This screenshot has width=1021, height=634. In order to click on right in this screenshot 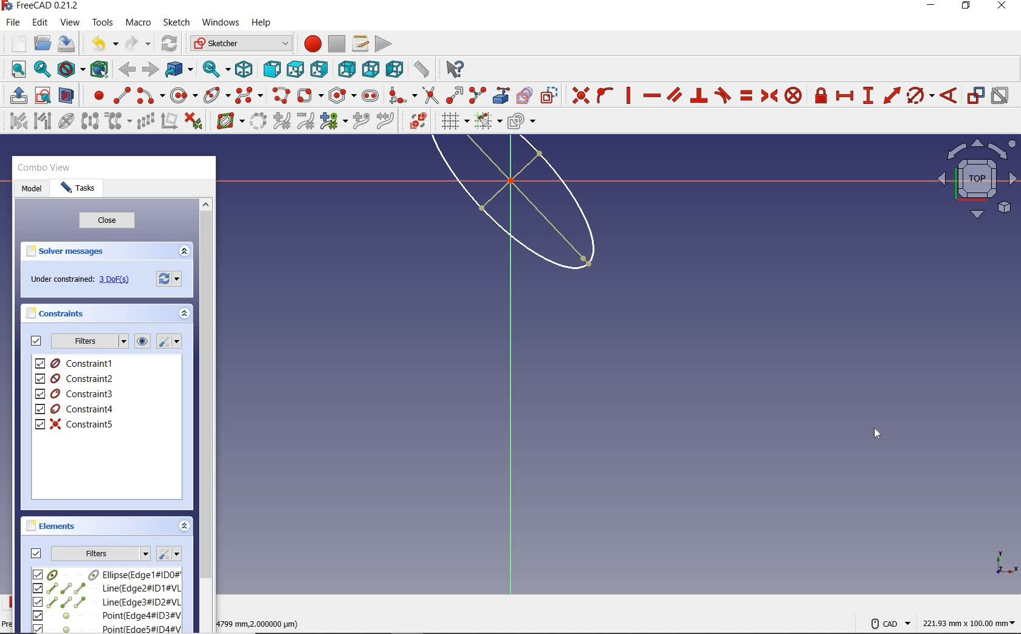, I will do `click(319, 69)`.